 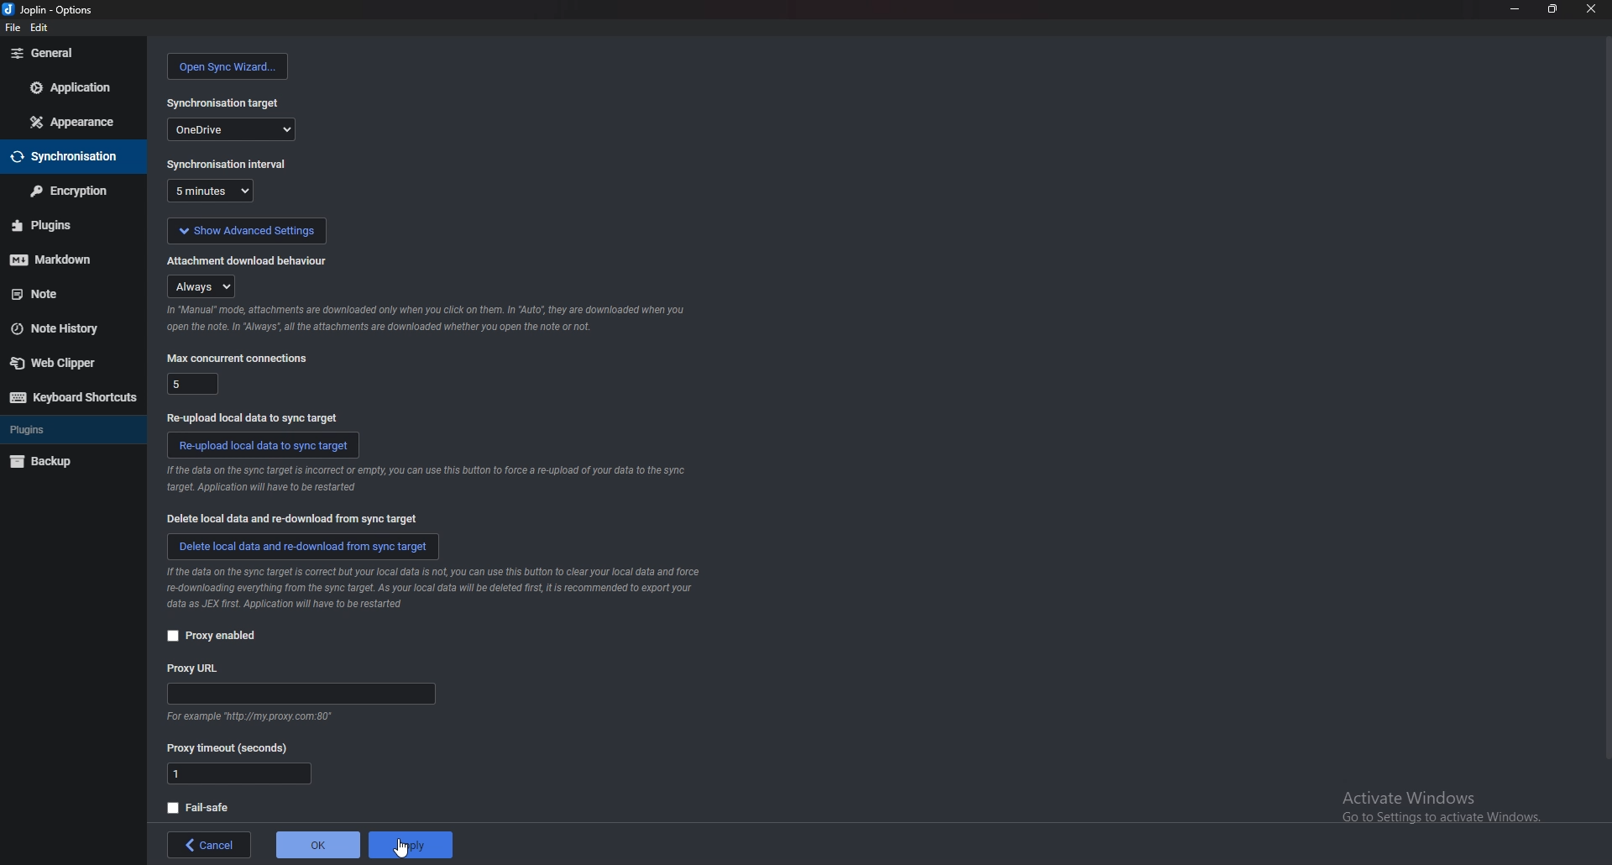 What do you see at coordinates (11, 27) in the screenshot?
I see `file` at bounding box center [11, 27].